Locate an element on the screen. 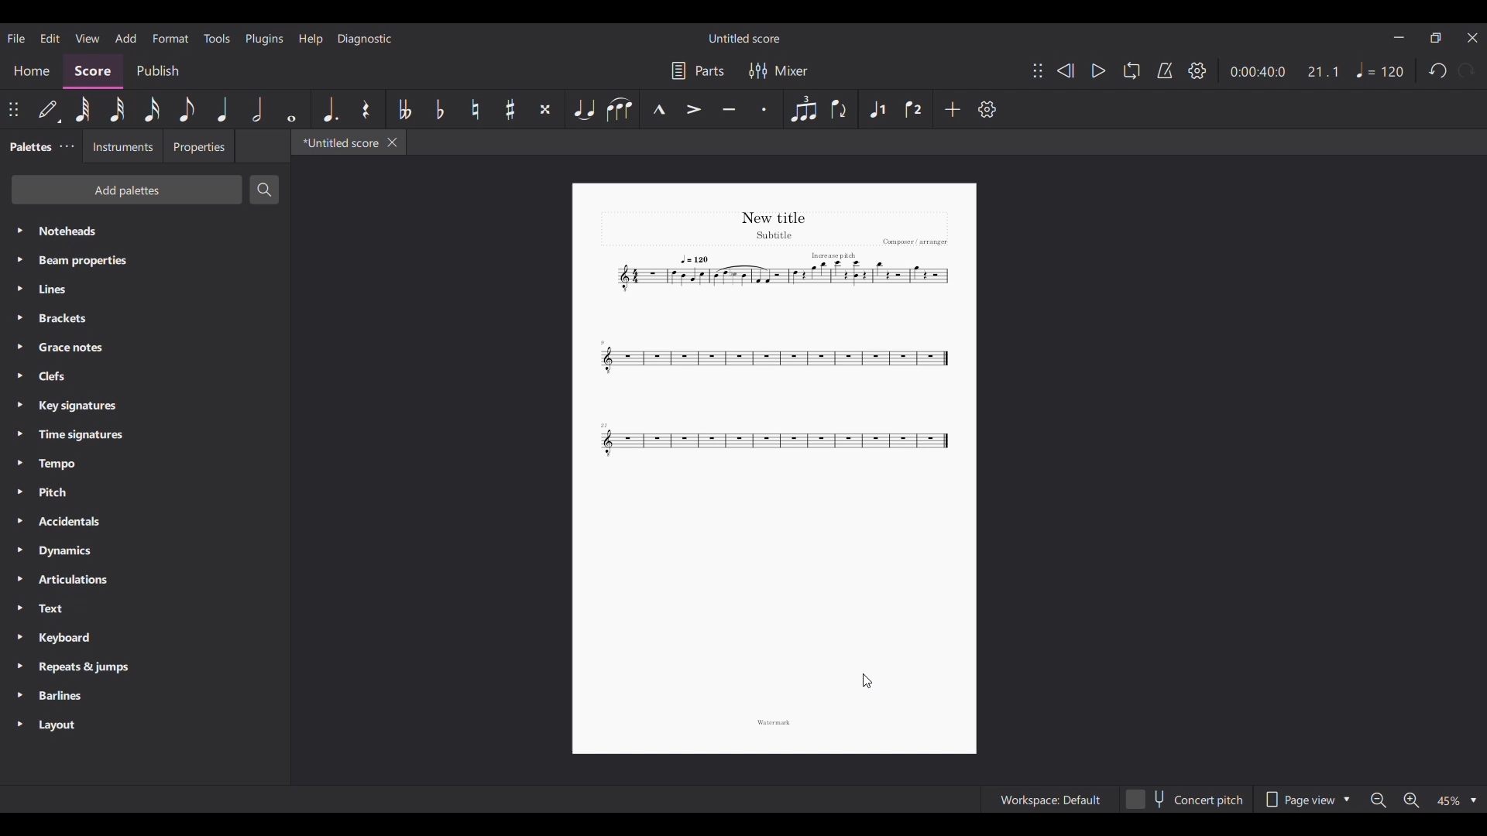 This screenshot has width=1487, height=836. Diagnostic menu is located at coordinates (365, 39).